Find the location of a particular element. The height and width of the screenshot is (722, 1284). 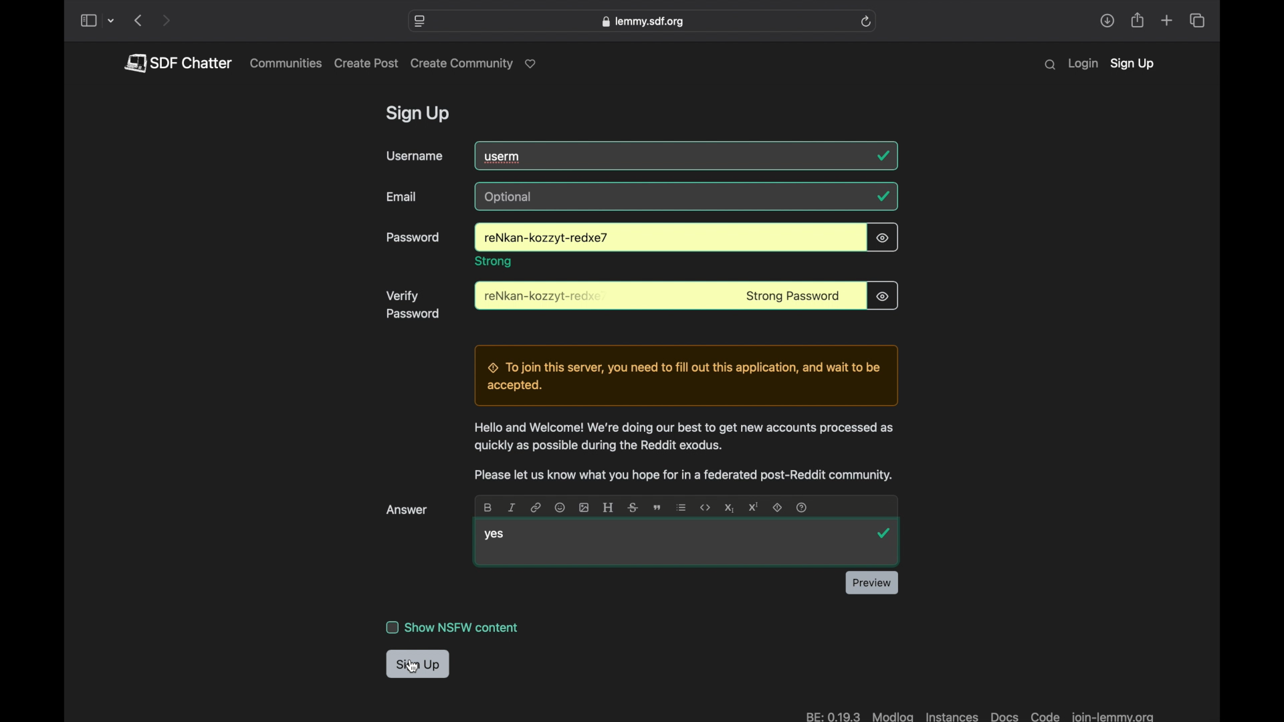

join-lemma.org is located at coordinates (1112, 715).